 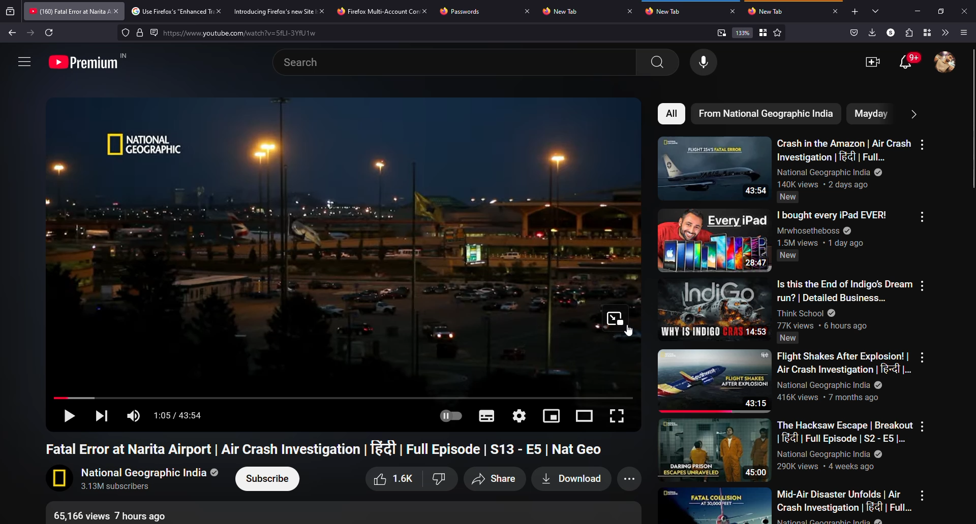 I want to click on lock, so click(x=140, y=32).